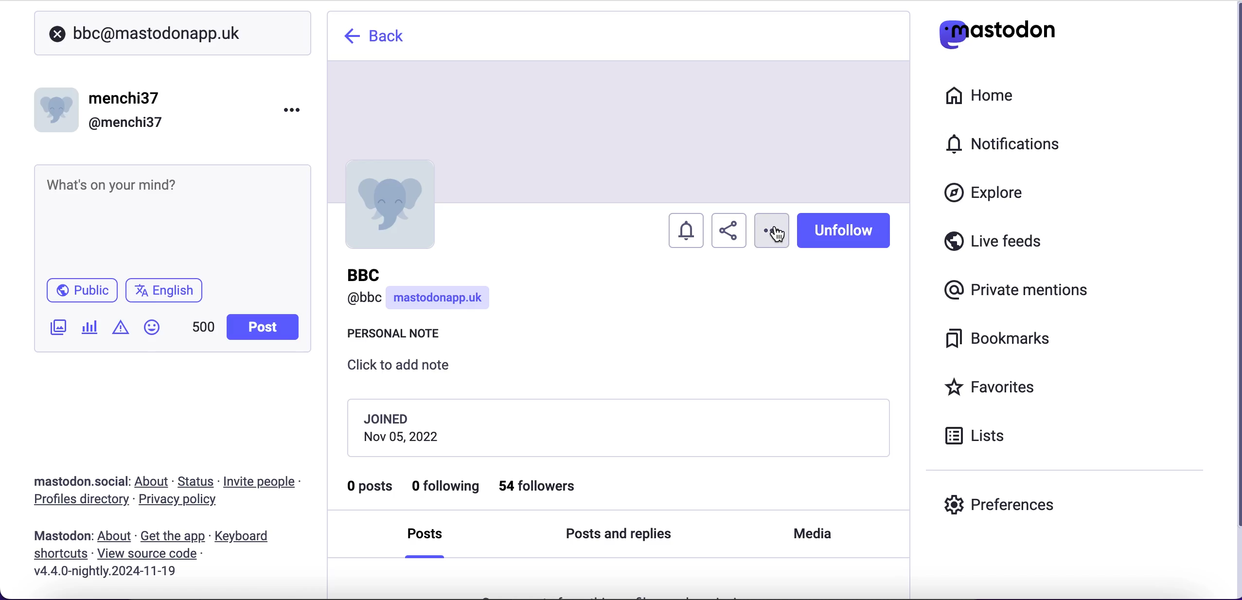 The height and width of the screenshot is (600, 1242). I want to click on private mentions, so click(1019, 287).